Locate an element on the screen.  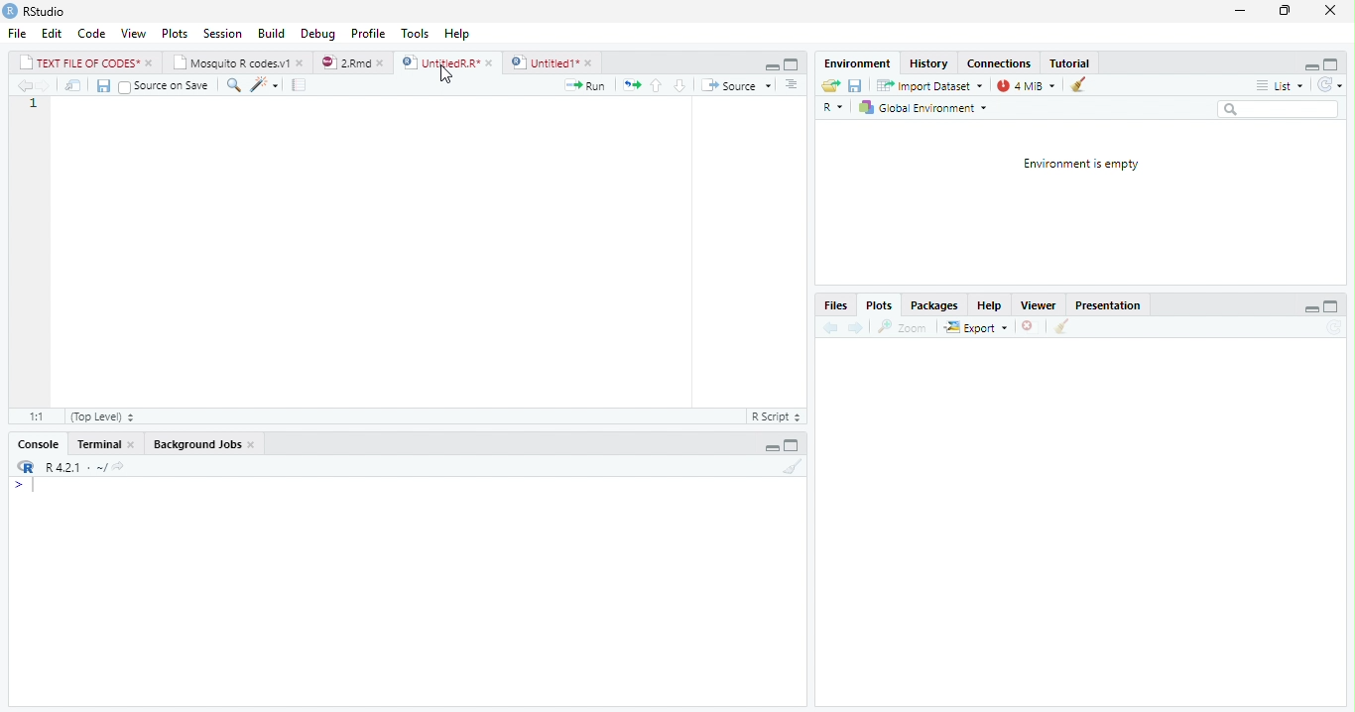
clear current plot is located at coordinates (1026, 327).